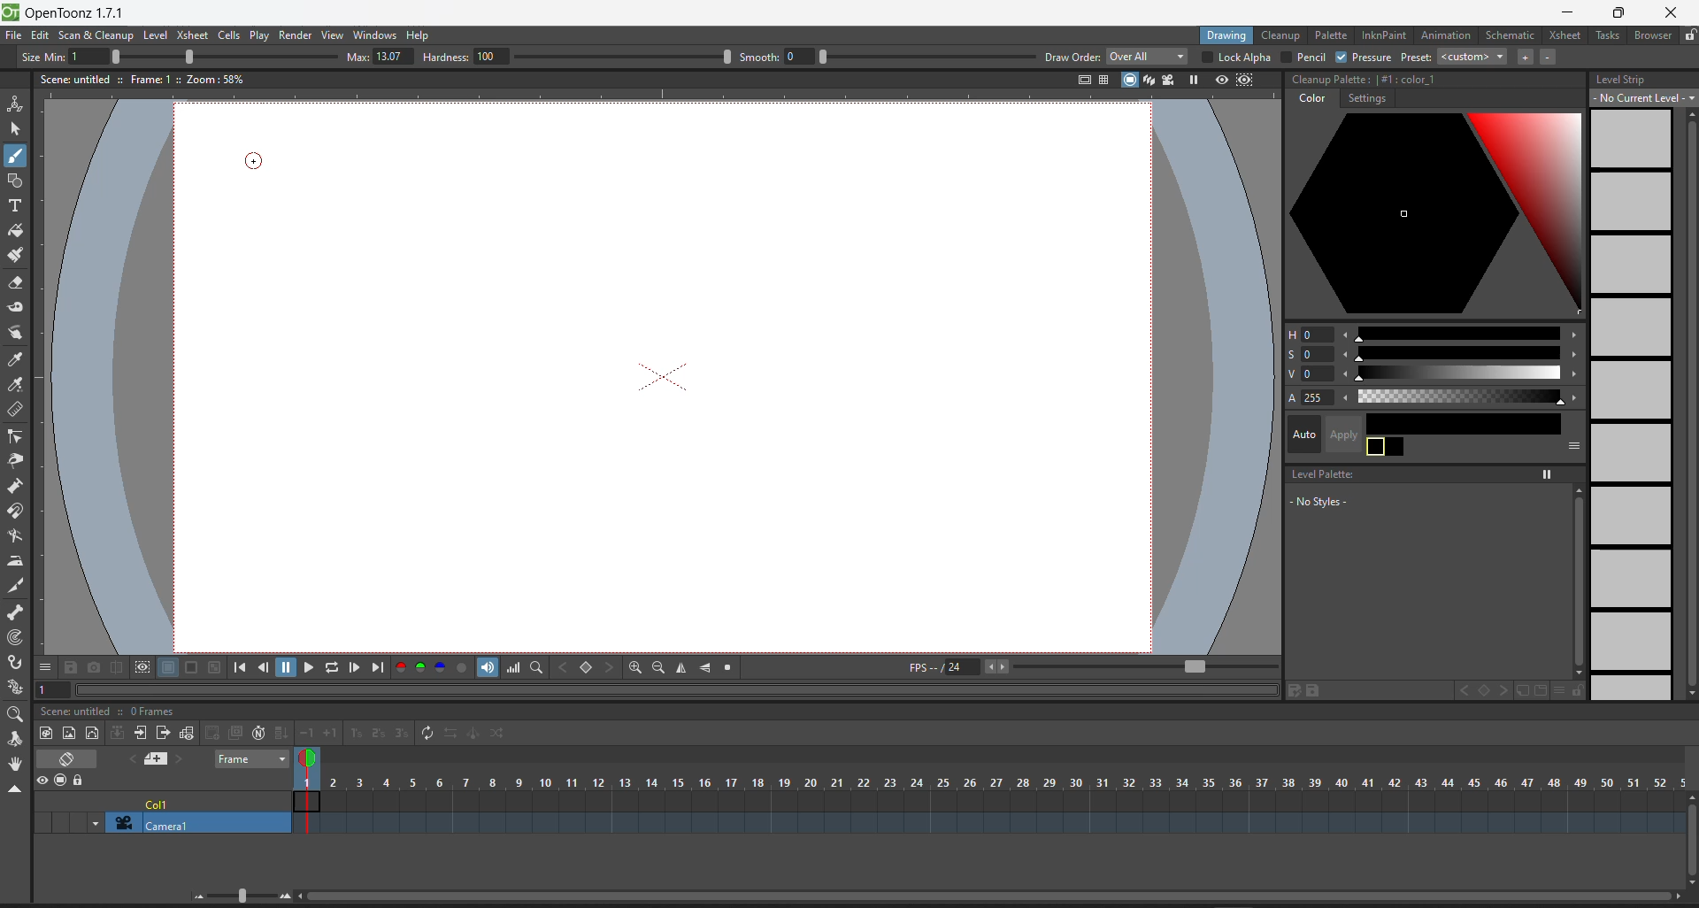 This screenshot has height=908, width=1699. Describe the element at coordinates (1347, 373) in the screenshot. I see `move left` at that location.